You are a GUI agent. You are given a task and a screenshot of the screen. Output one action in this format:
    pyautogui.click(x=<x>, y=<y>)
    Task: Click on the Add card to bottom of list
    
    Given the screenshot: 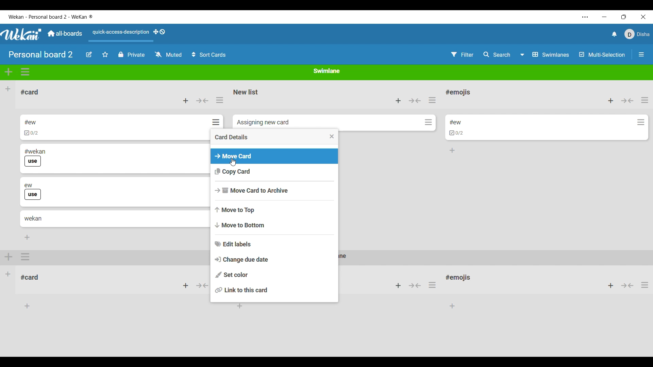 What is the action you would take?
    pyautogui.click(x=452, y=151)
    